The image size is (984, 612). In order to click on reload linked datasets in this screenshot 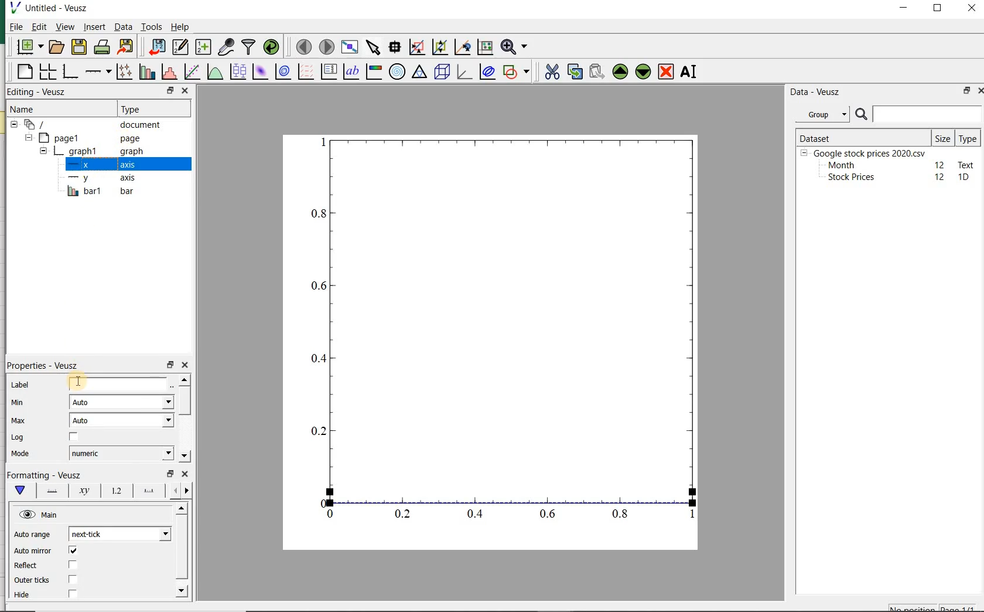, I will do `click(274, 47)`.